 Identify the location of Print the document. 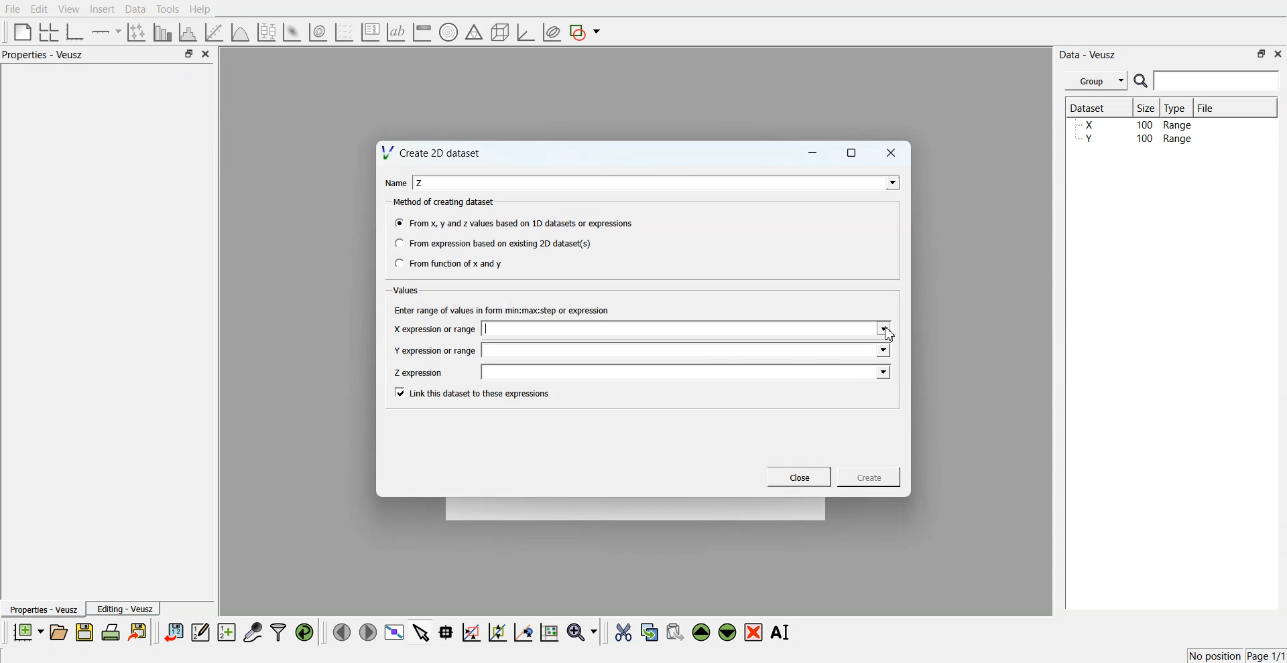
(110, 632).